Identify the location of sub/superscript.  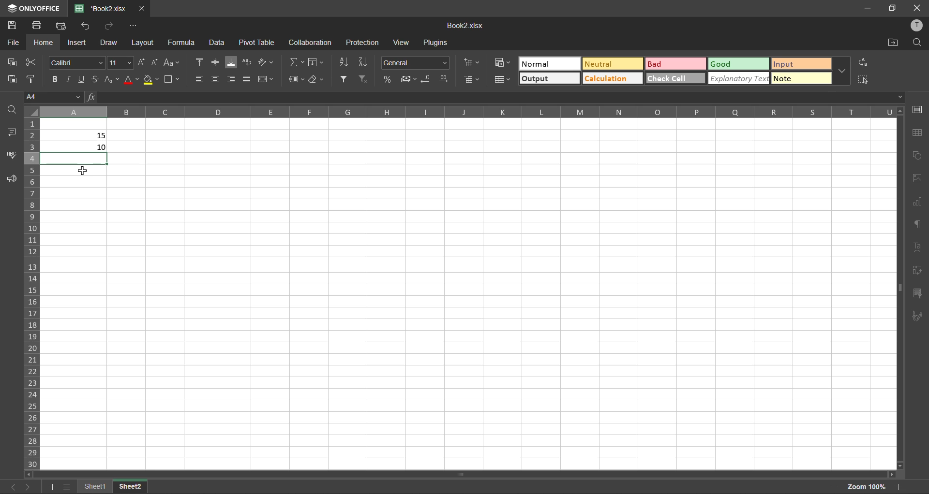
(113, 78).